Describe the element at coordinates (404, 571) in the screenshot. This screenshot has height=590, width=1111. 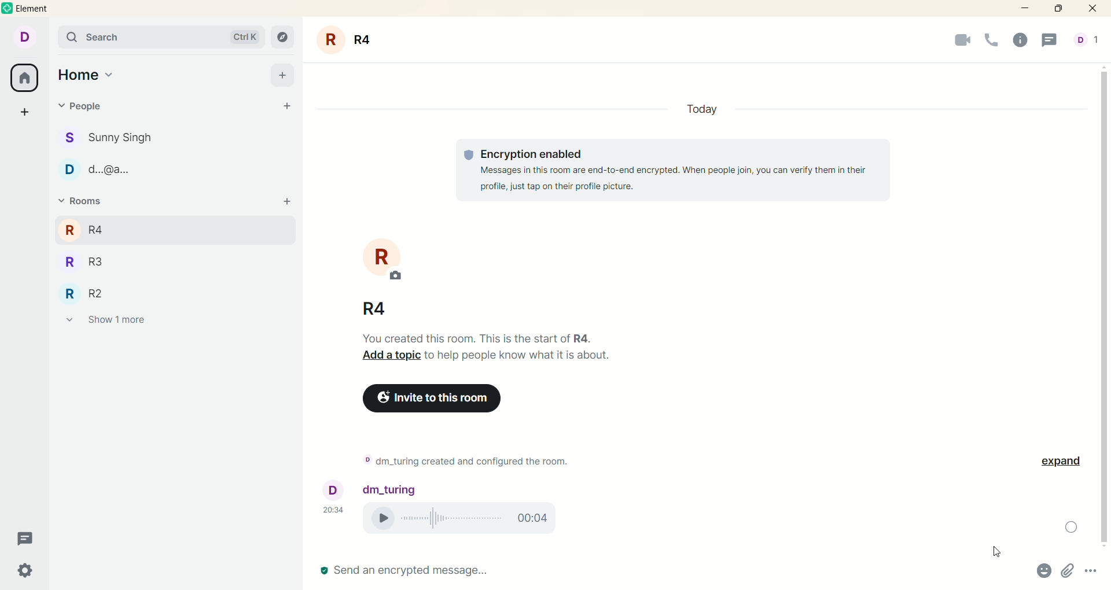
I see `send encrypted message` at that location.